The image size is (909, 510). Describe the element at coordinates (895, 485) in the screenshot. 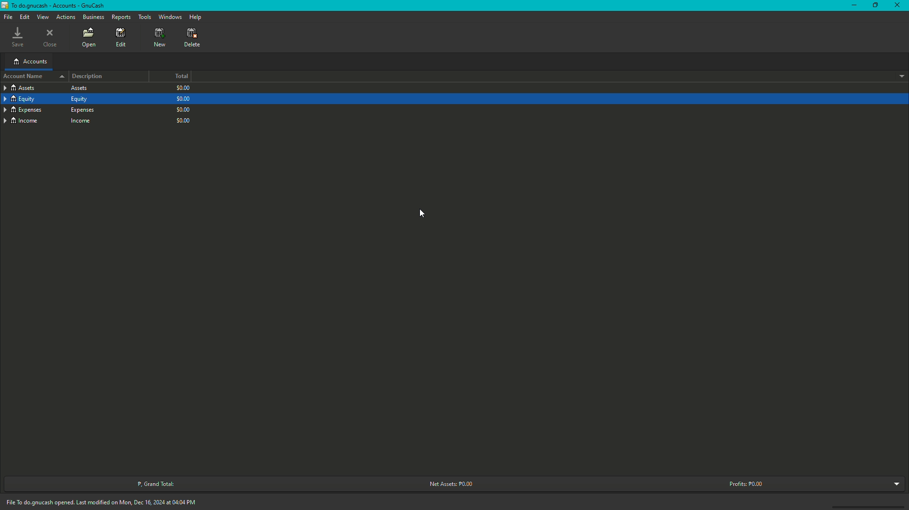

I see `Drop down` at that location.